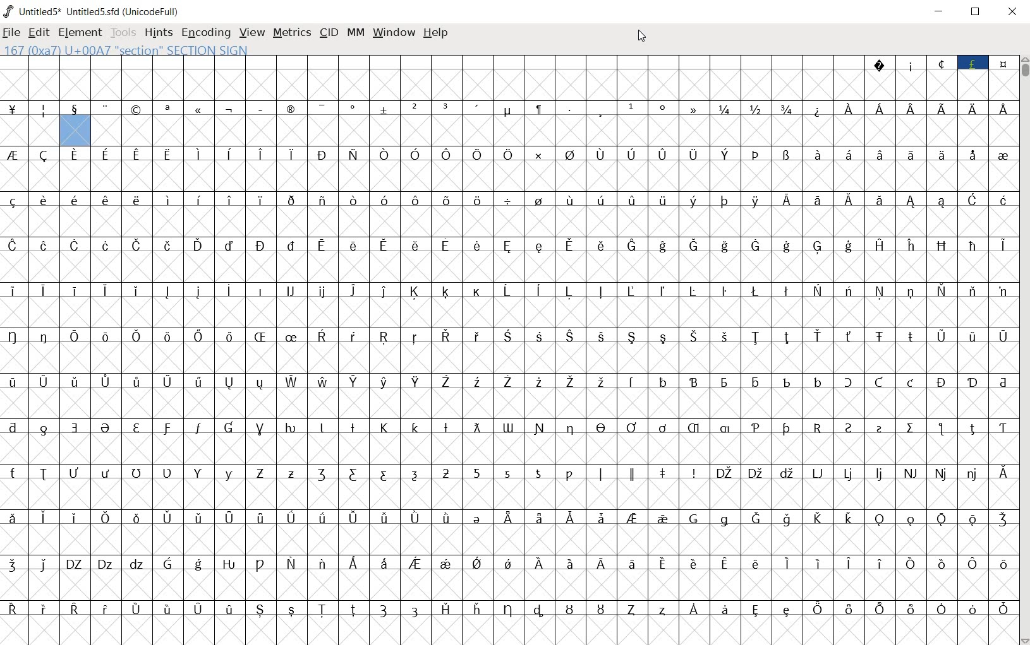  What do you see at coordinates (90, 11) in the screenshot?
I see `Untitled1 Untitled1.sfd (UnicodeFull)` at bounding box center [90, 11].